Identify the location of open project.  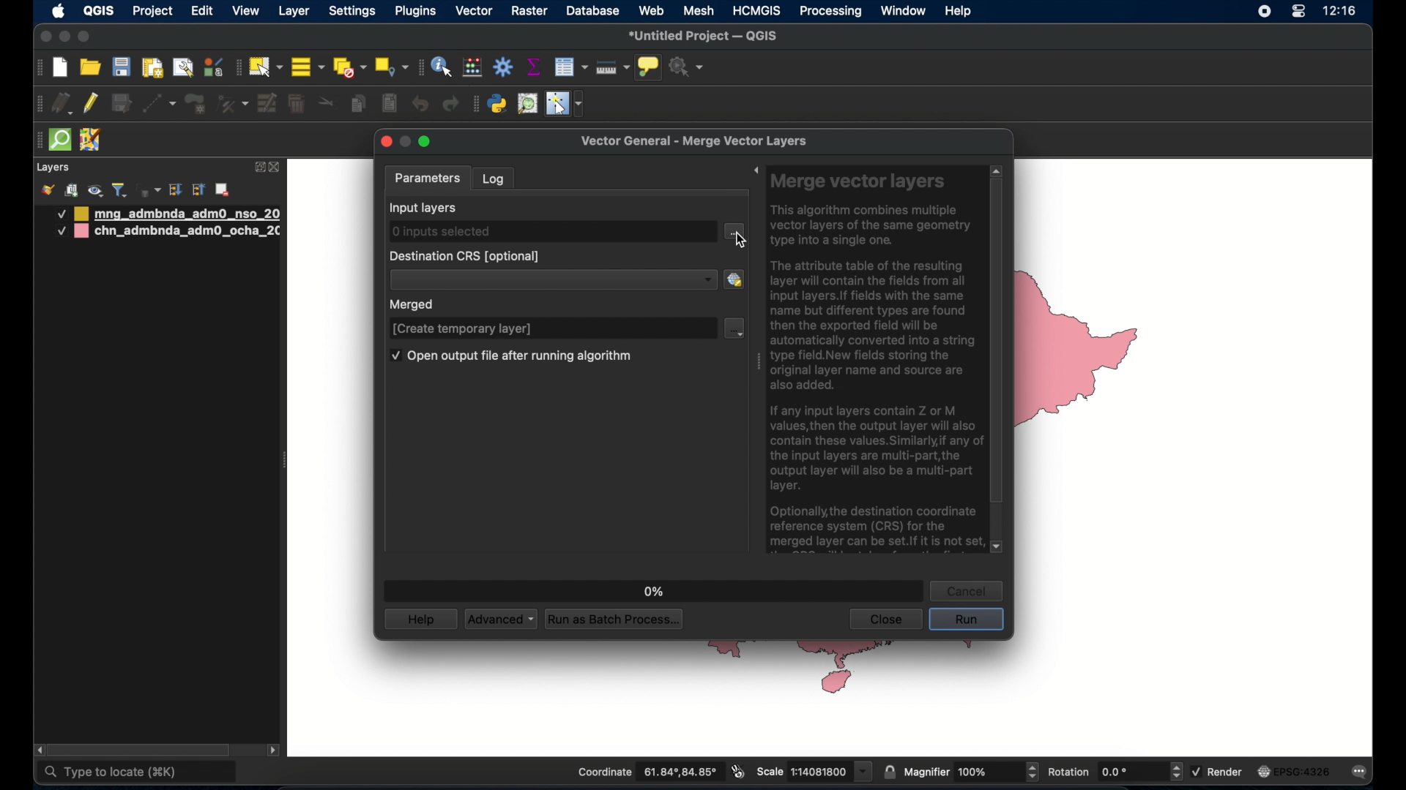
(92, 68).